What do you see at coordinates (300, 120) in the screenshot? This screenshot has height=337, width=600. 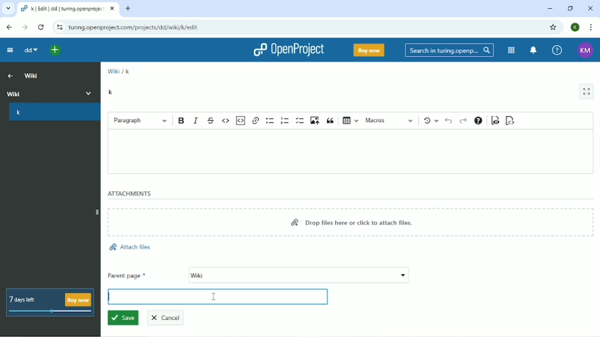 I see `To-do list` at bounding box center [300, 120].